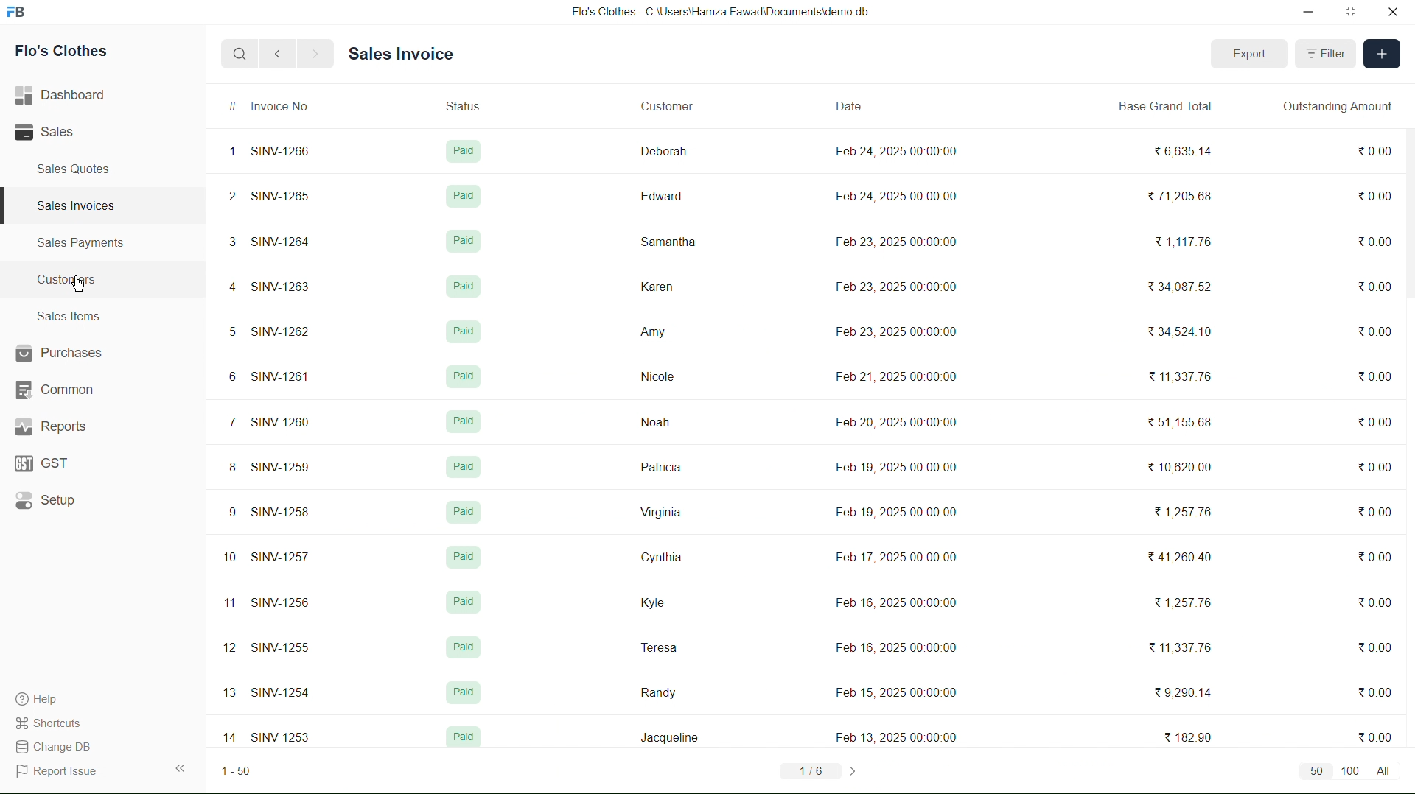  What do you see at coordinates (279, 647) in the screenshot?
I see `SINV-1255` at bounding box center [279, 647].